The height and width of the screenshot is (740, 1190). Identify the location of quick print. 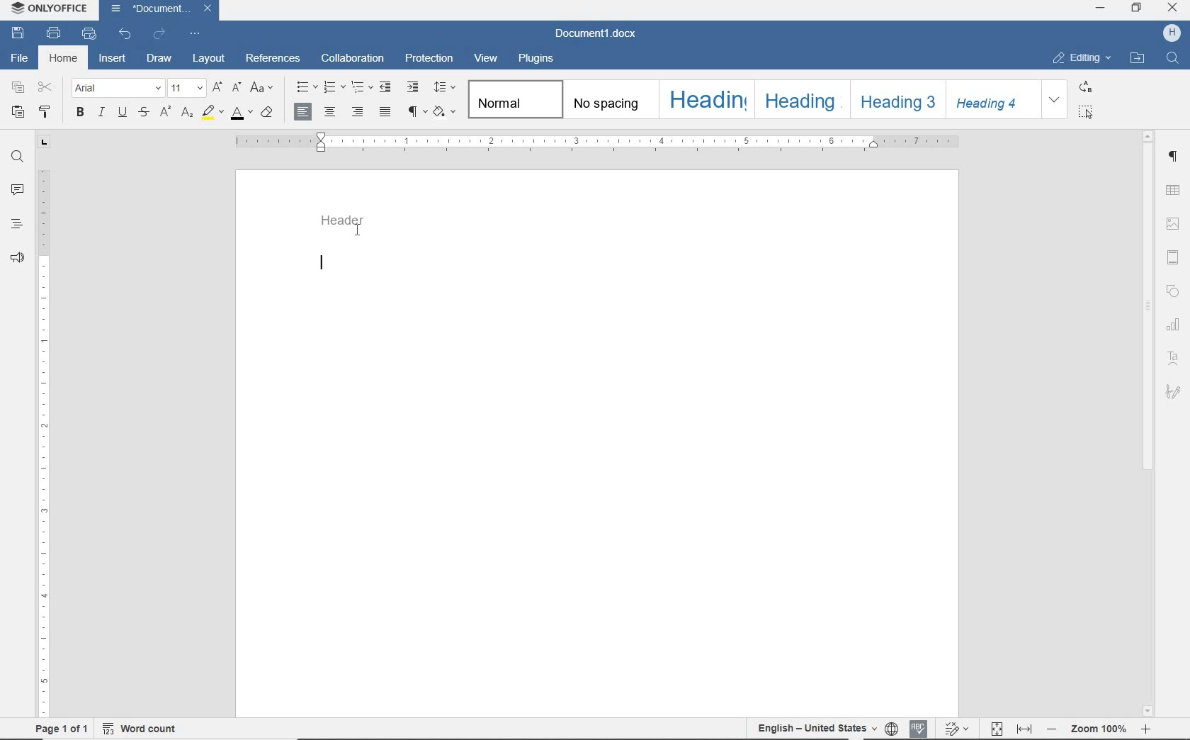
(88, 34).